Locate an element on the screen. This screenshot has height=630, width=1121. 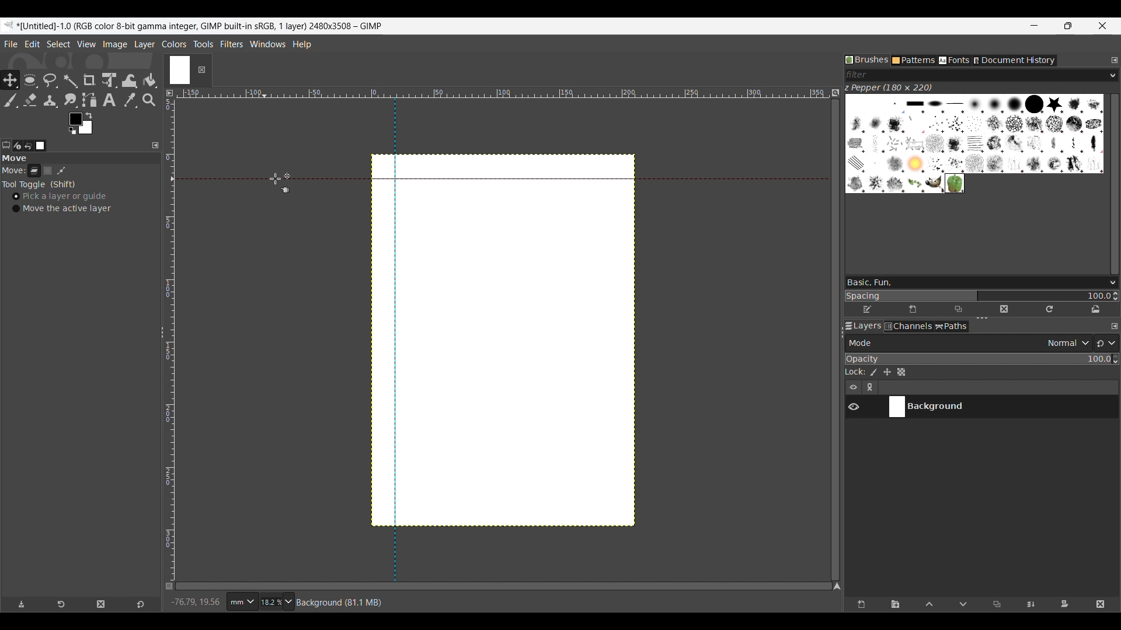
Ruler measurement is located at coordinates (241, 602).